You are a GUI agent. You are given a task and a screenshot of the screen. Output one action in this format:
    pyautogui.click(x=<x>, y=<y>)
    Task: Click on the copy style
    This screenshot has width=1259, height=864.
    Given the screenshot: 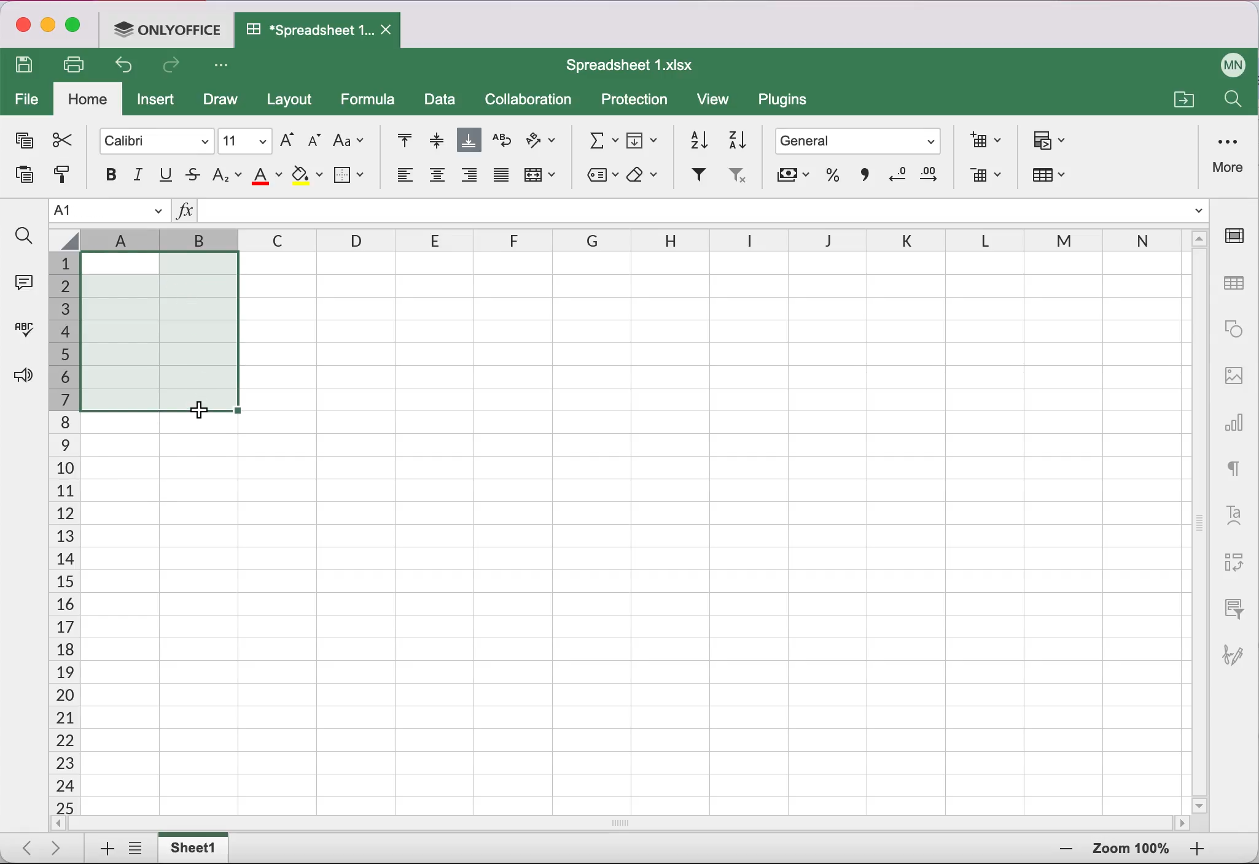 What is the action you would take?
    pyautogui.click(x=61, y=179)
    